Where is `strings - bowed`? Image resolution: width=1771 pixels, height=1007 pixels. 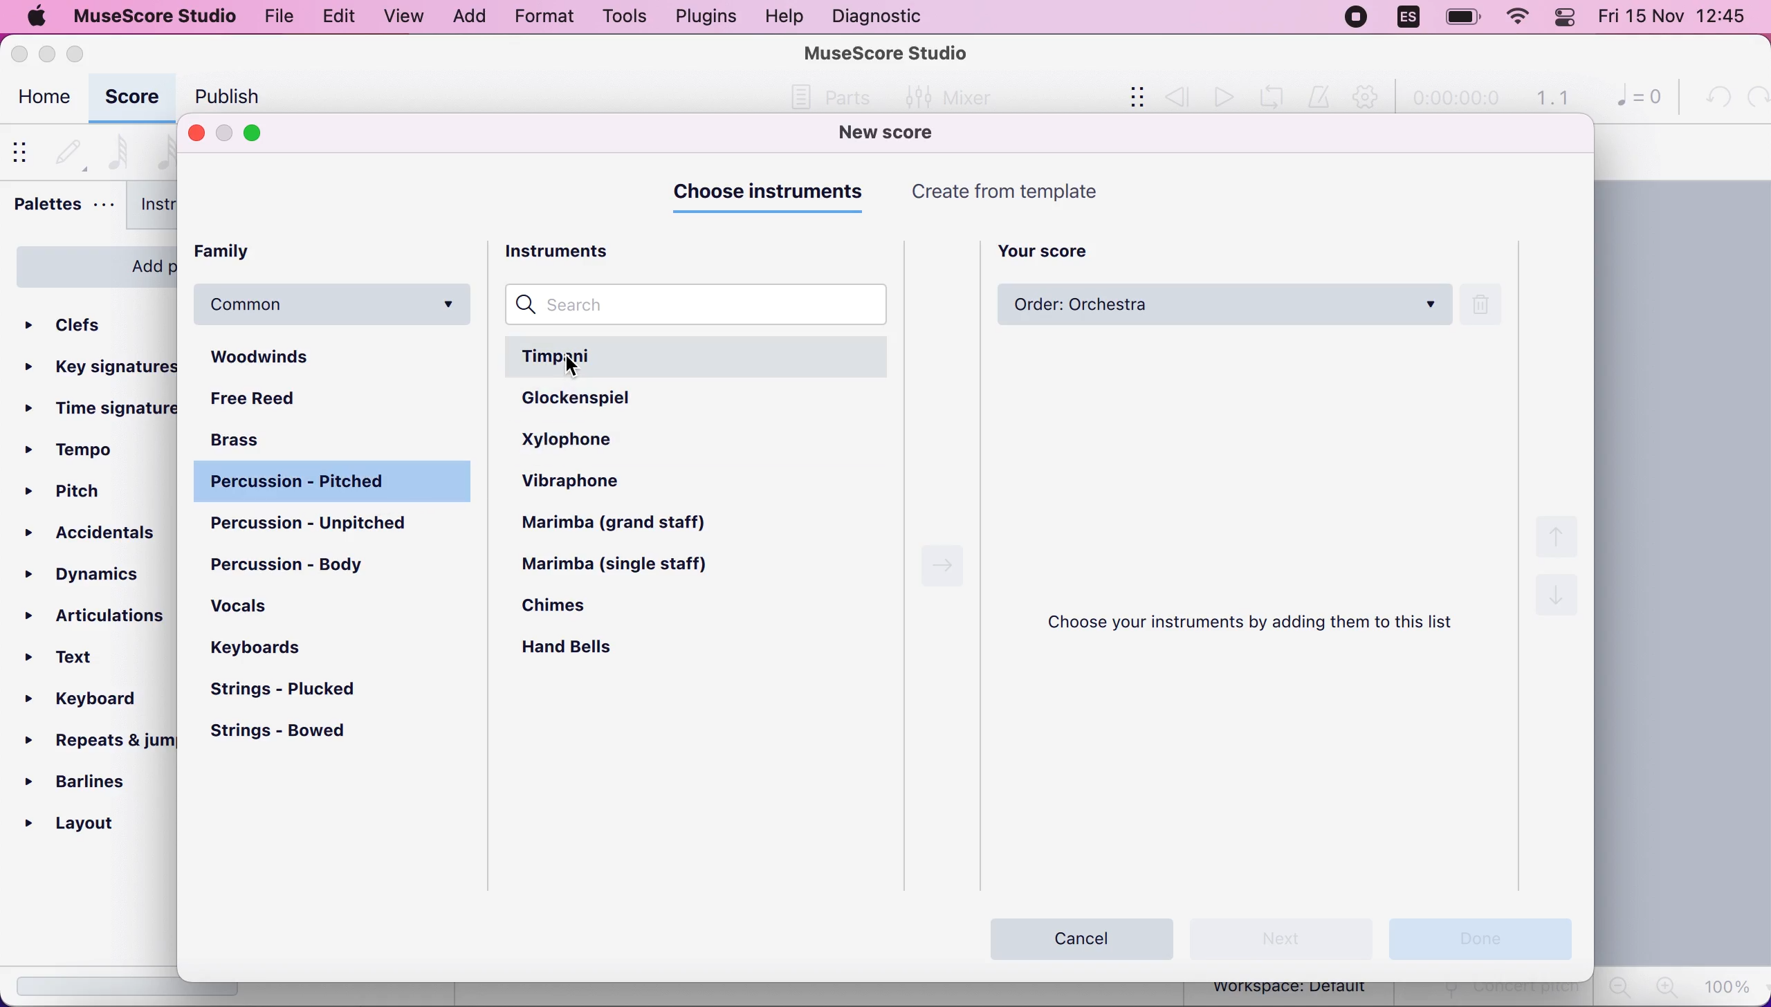 strings - bowed is located at coordinates (292, 733).